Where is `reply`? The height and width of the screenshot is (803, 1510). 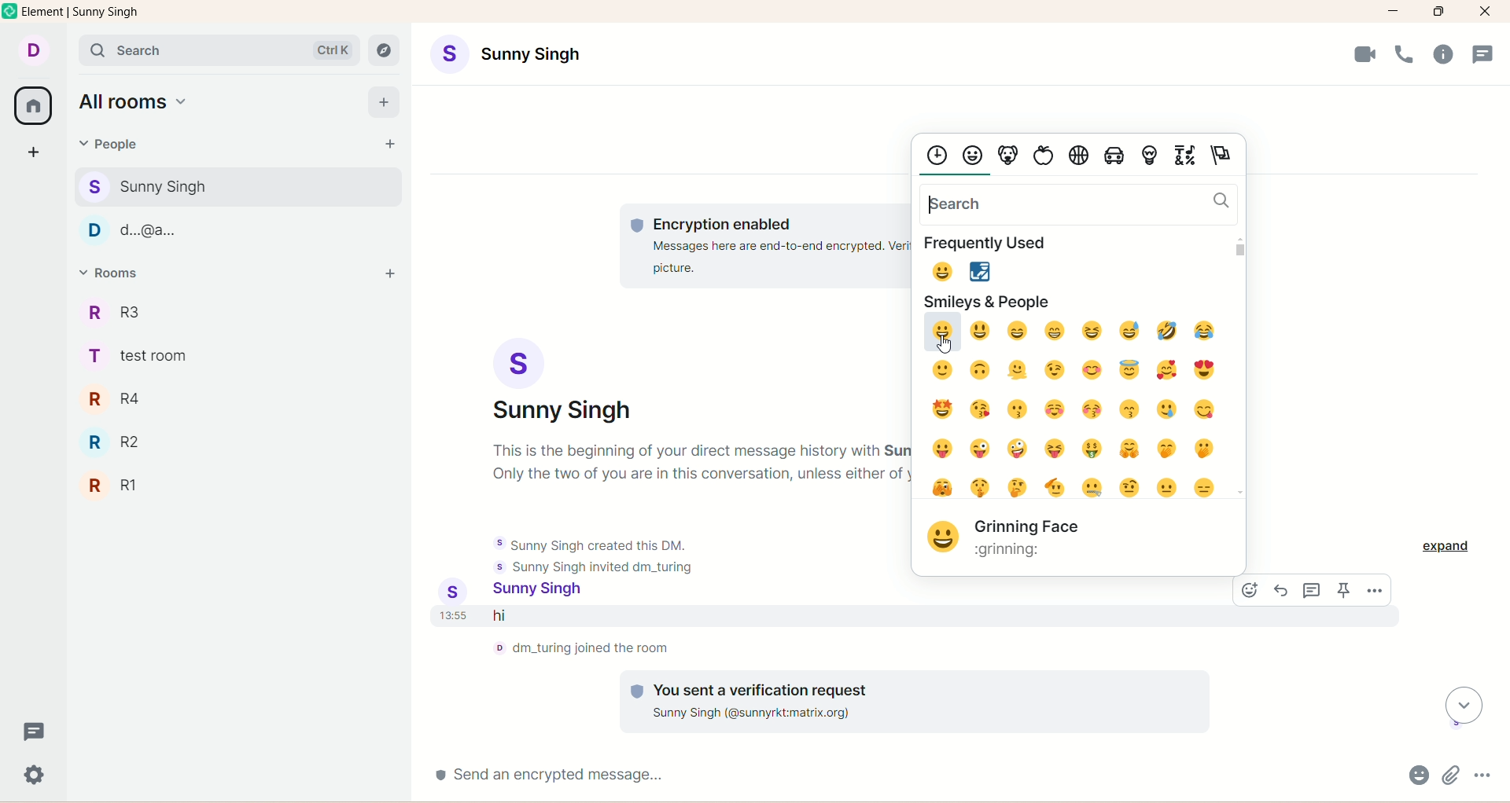 reply is located at coordinates (1282, 590).